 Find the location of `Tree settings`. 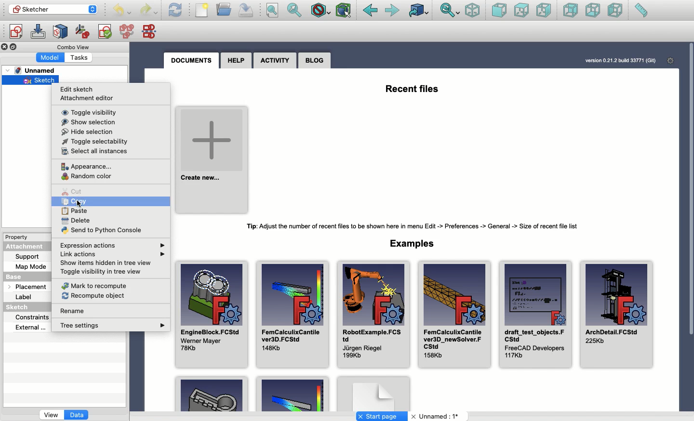

Tree settings is located at coordinates (113, 326).